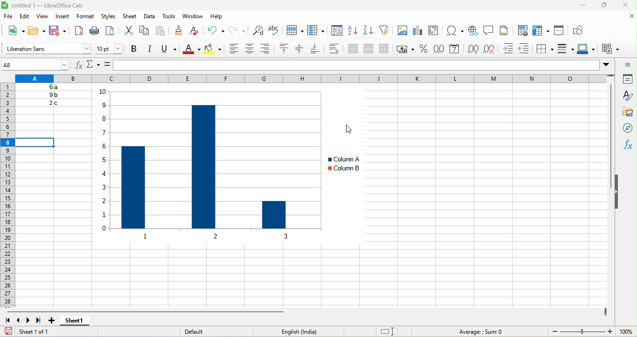 The height and width of the screenshot is (337, 637). I want to click on add new sheet, so click(54, 321).